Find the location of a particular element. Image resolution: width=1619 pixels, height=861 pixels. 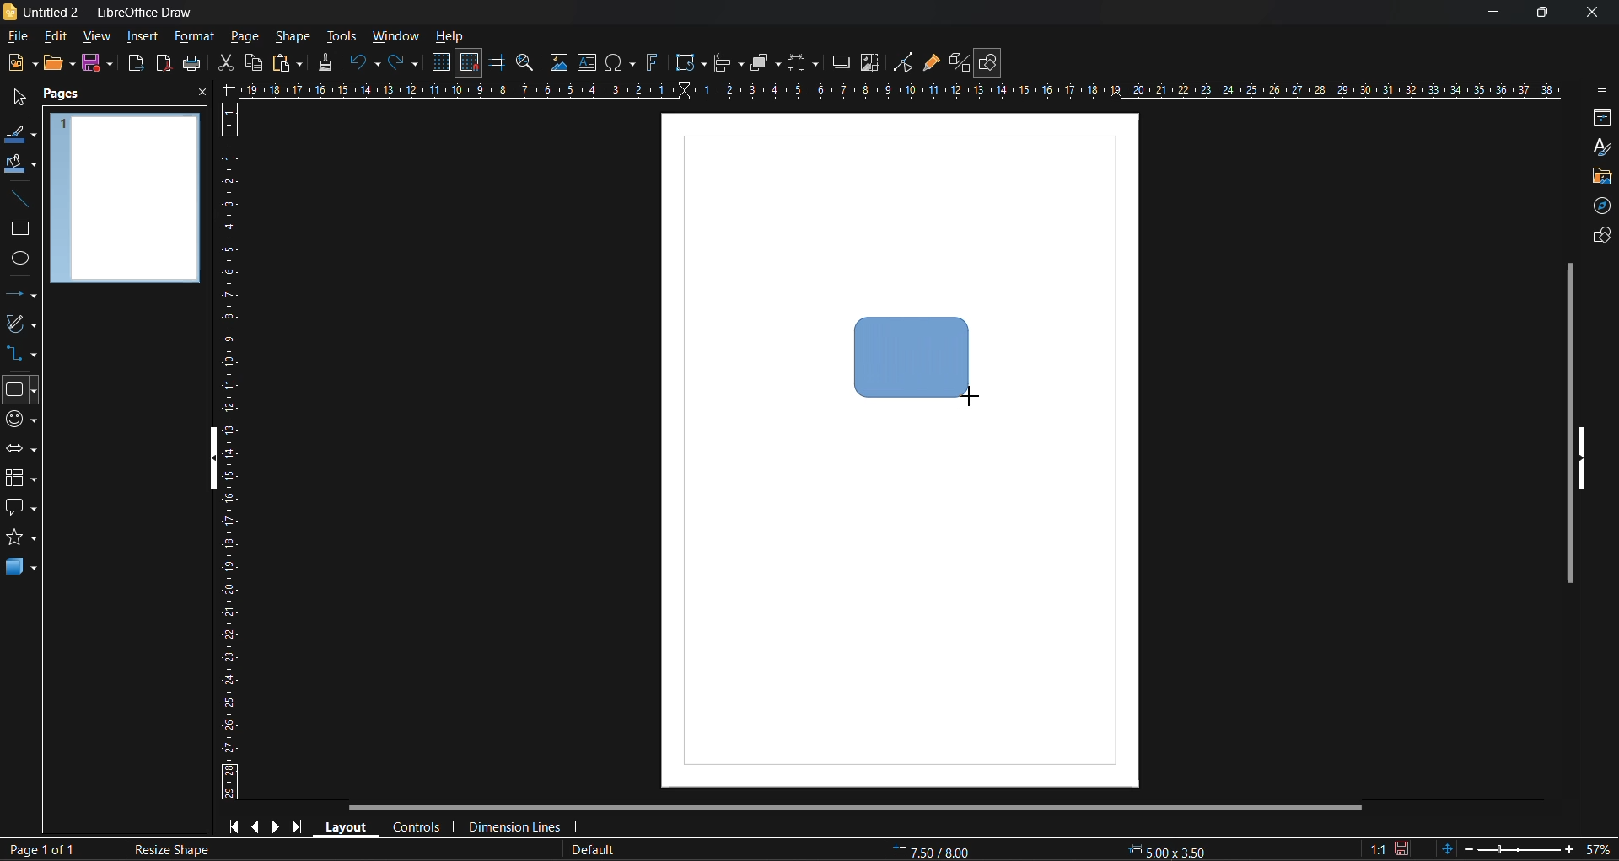

layout is located at coordinates (342, 826).